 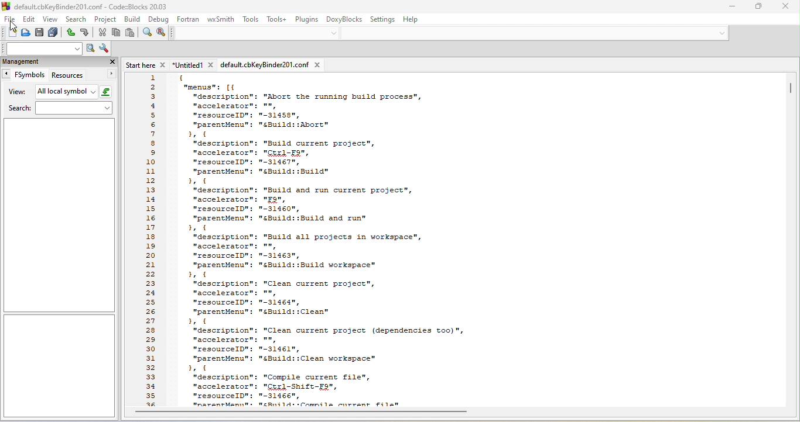 I want to click on logo, so click(x=6, y=6).